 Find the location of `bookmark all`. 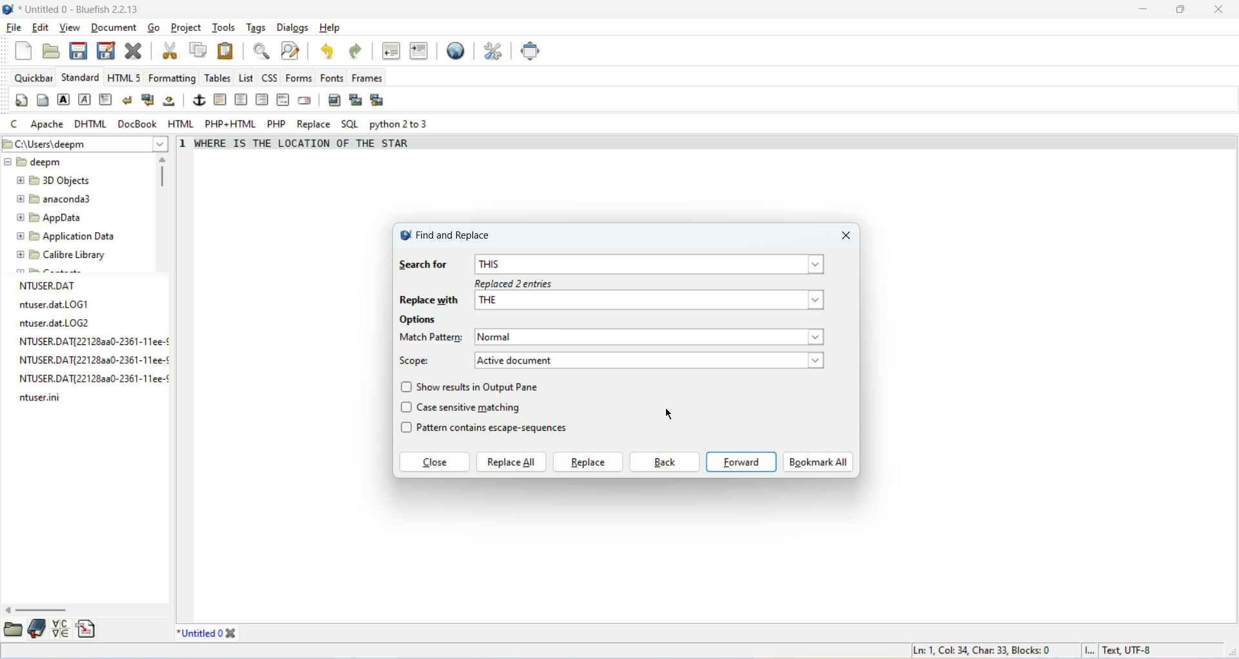

bookmark all is located at coordinates (818, 462).